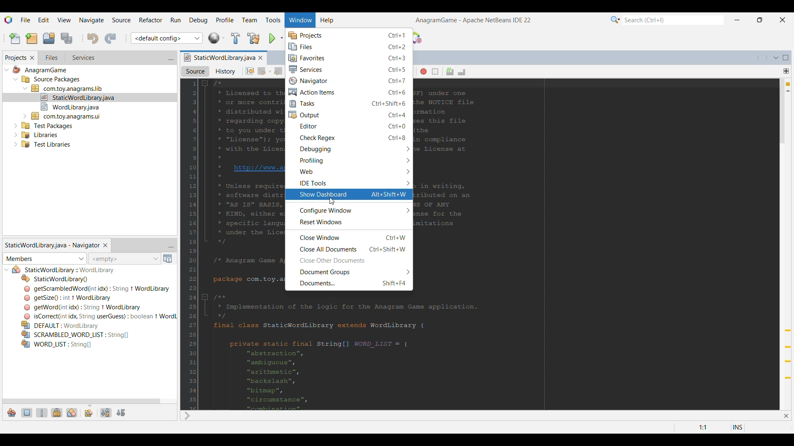 Image resolution: width=794 pixels, height=446 pixels. Describe the element at coordinates (26, 19) in the screenshot. I see `File menu` at that location.